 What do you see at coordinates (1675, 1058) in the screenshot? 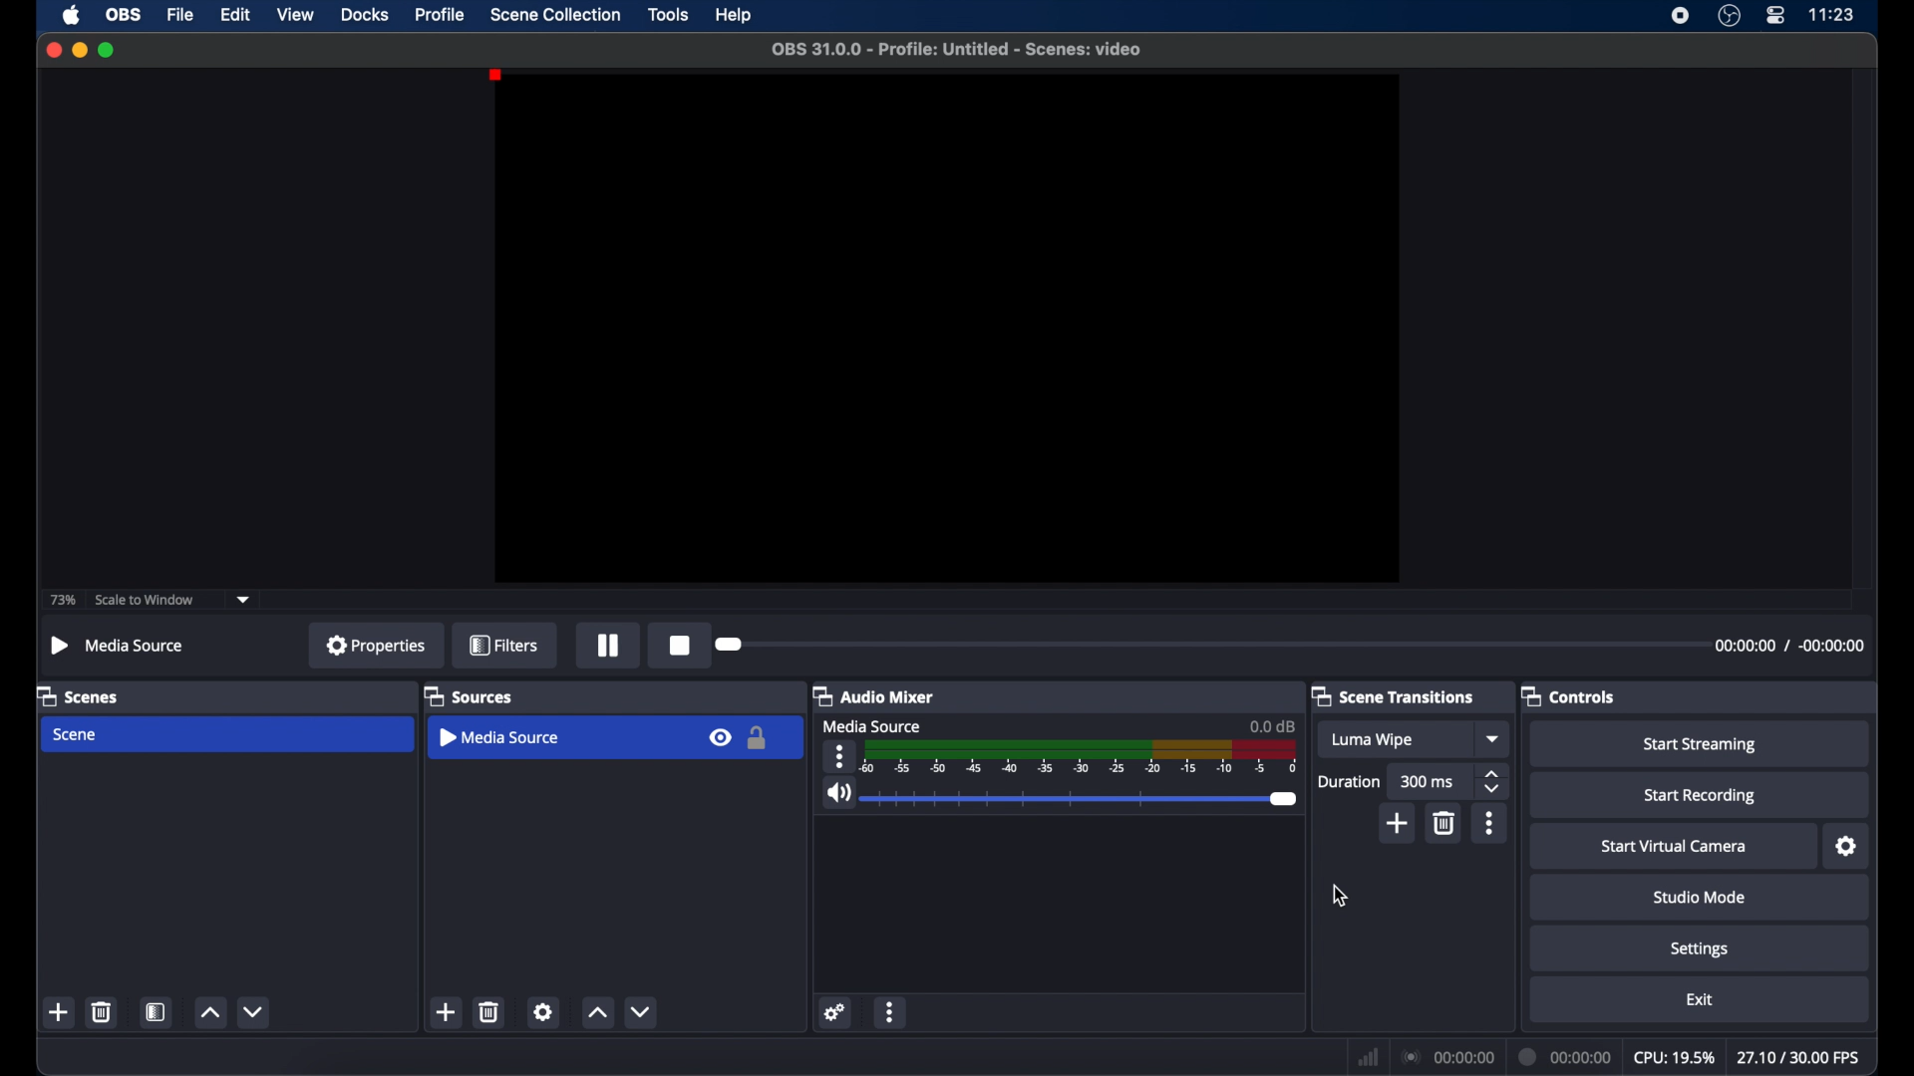
I see `cpu` at bounding box center [1675, 1058].